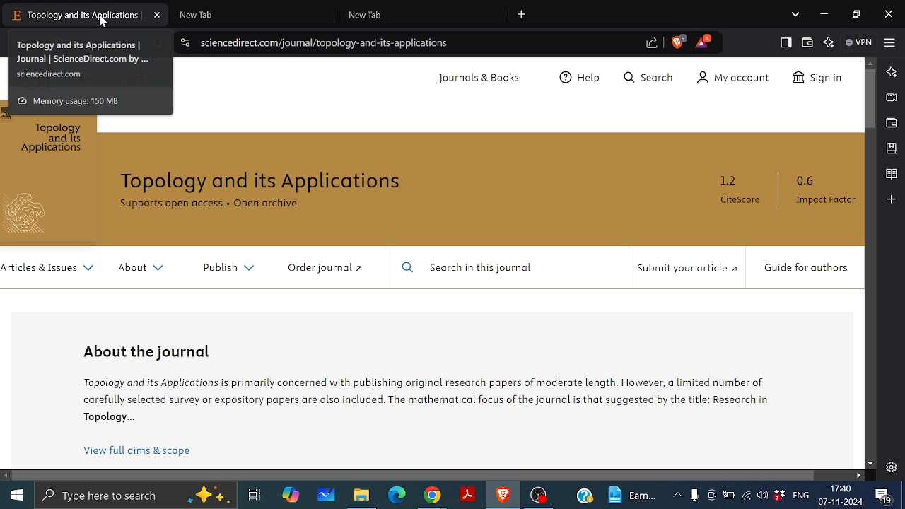 Image resolution: width=905 pixels, height=509 pixels. I want to click on VPN, so click(858, 42).